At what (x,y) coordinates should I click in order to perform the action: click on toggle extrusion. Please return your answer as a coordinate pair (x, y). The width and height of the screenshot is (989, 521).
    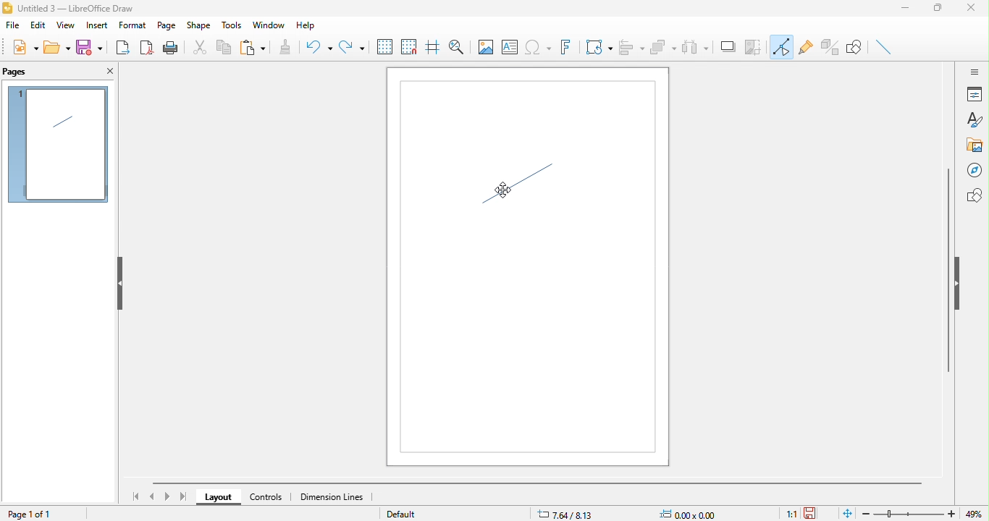
    Looking at the image, I should click on (830, 46).